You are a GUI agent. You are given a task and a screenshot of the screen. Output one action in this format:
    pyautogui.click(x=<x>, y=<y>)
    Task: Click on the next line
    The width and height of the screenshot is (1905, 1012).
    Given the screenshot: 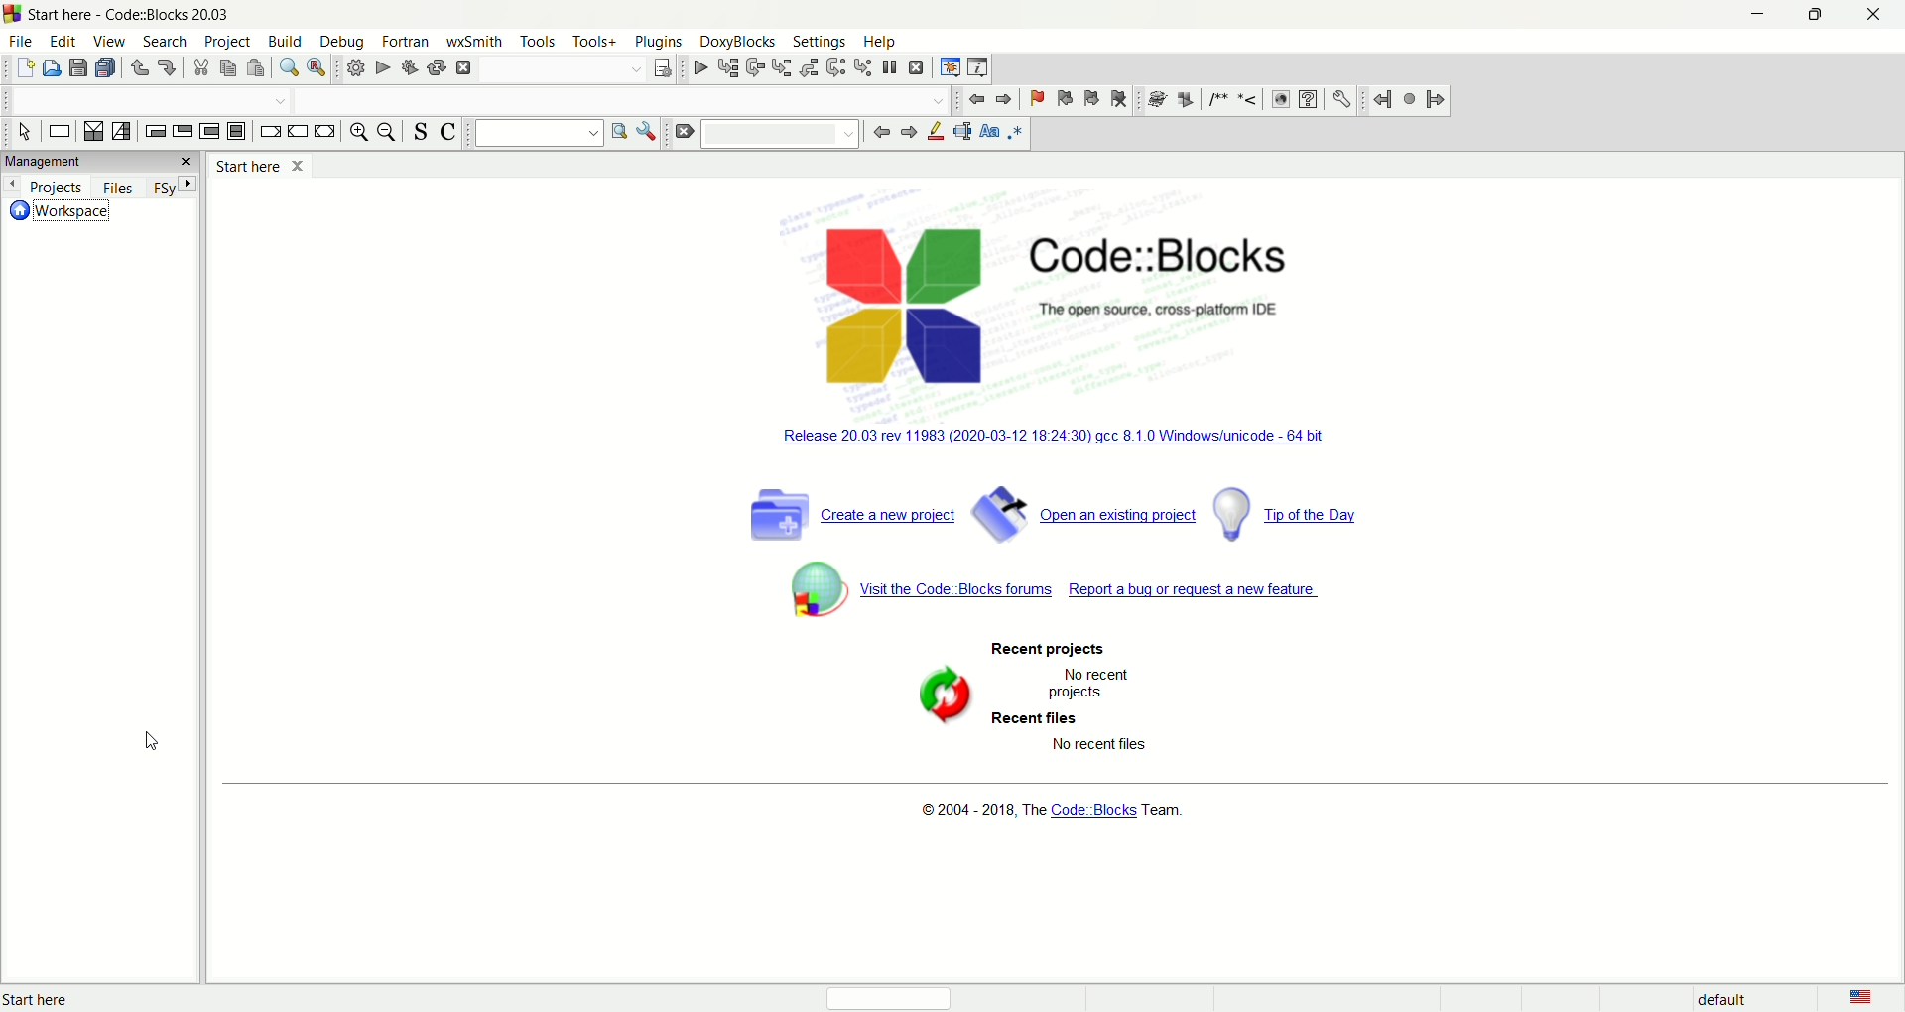 What is the action you would take?
    pyautogui.click(x=754, y=67)
    